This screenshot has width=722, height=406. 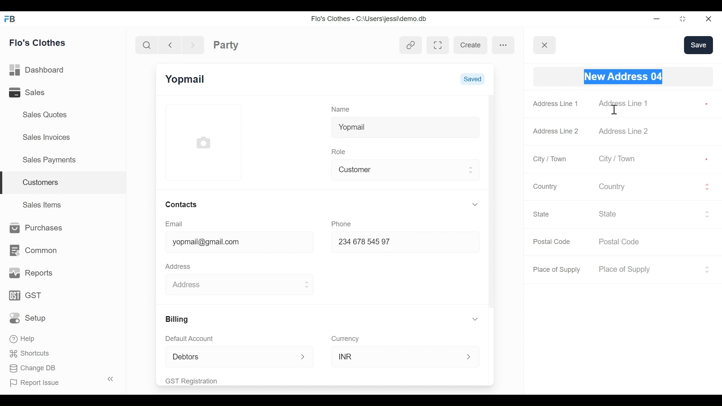 I want to click on Billing, so click(x=176, y=319).